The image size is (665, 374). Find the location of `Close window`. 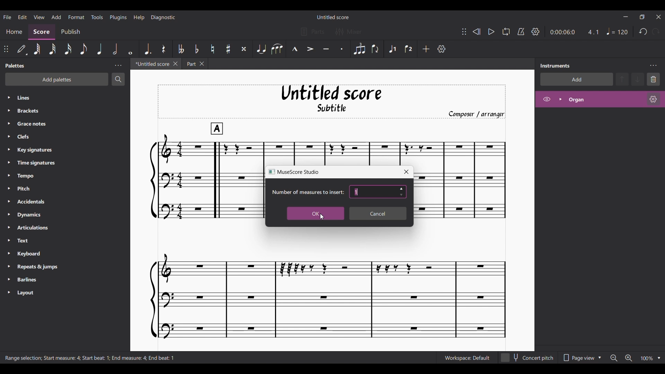

Close window is located at coordinates (407, 172).